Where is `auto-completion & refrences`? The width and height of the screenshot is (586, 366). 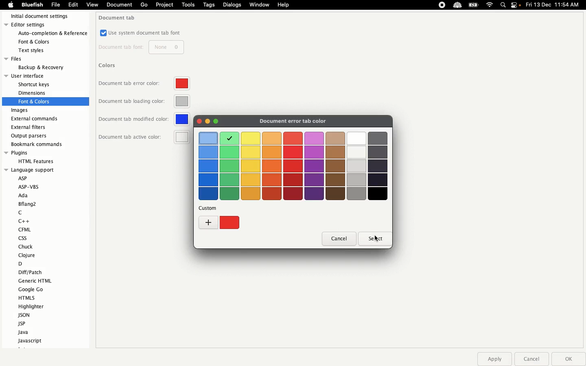 auto-completion & refrences is located at coordinates (53, 34).